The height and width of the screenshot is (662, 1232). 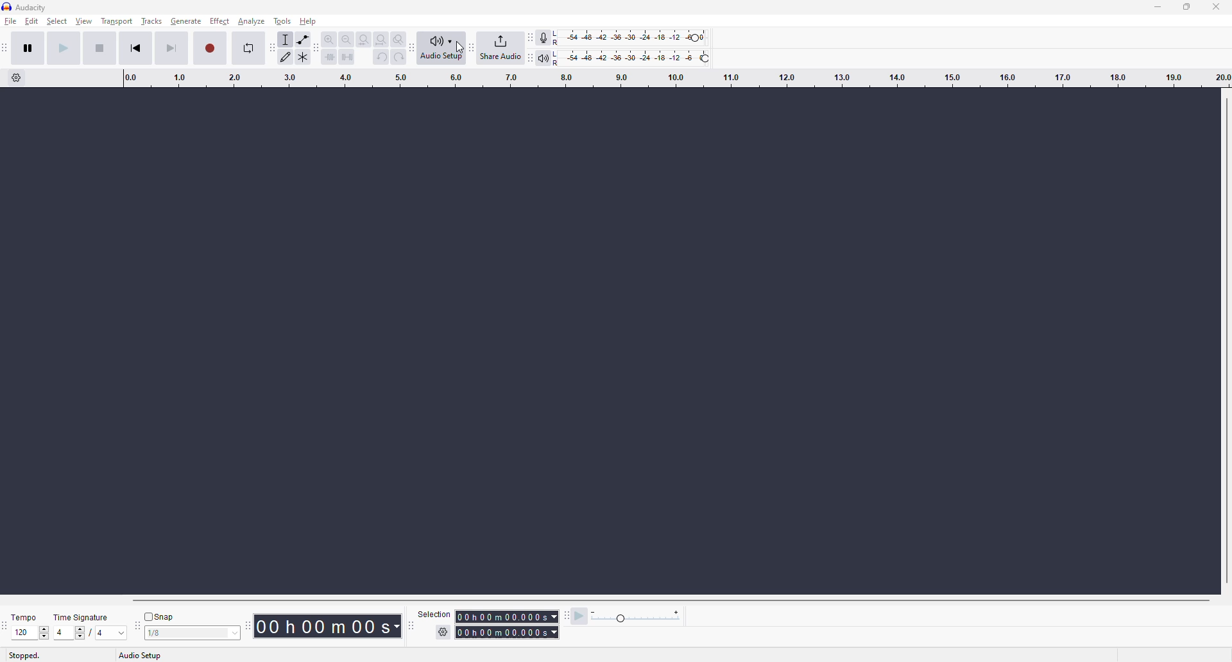 What do you see at coordinates (286, 40) in the screenshot?
I see `selection tool` at bounding box center [286, 40].